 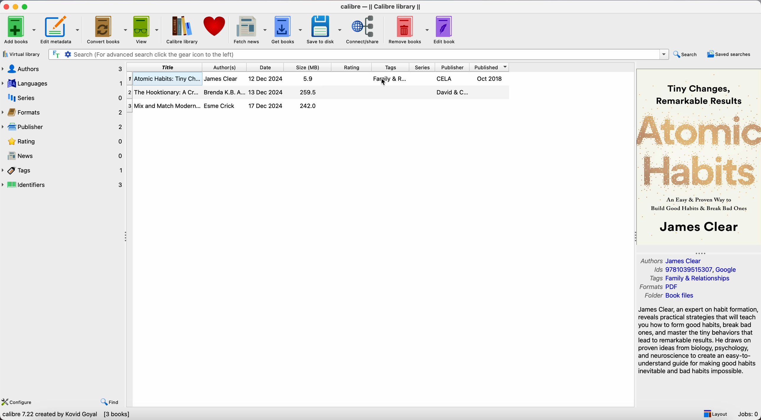 I want to click on donate, so click(x=215, y=25).